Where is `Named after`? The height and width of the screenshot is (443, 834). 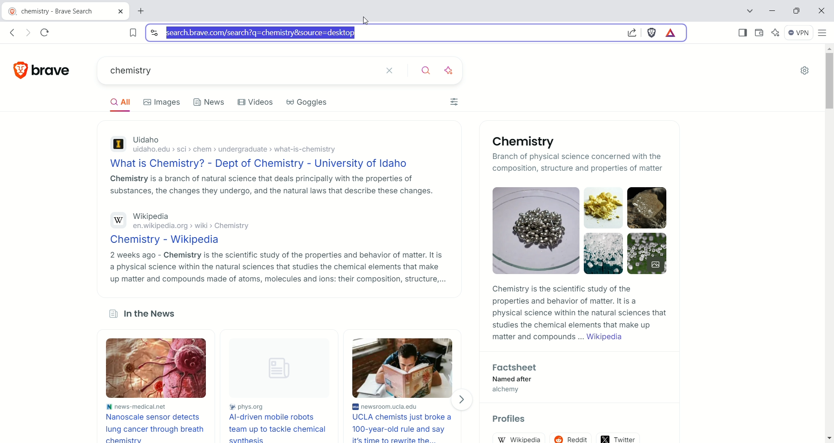 Named after is located at coordinates (520, 379).